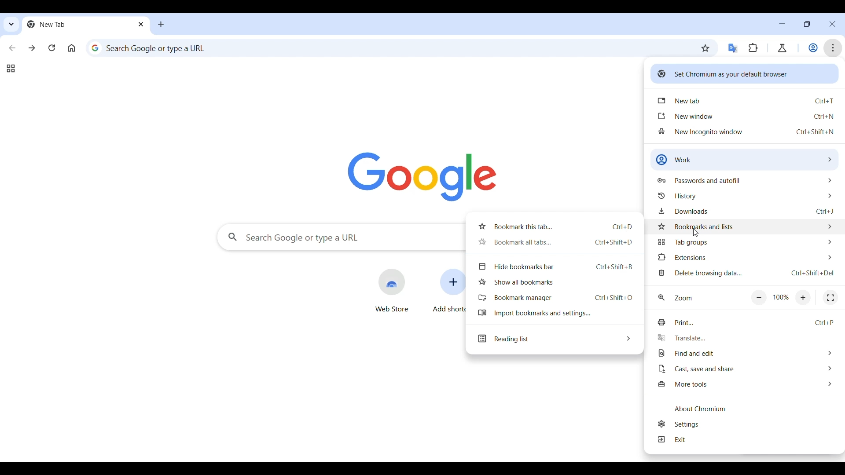 The width and height of the screenshot is (845, 475). I want to click on More tools, so click(746, 384).